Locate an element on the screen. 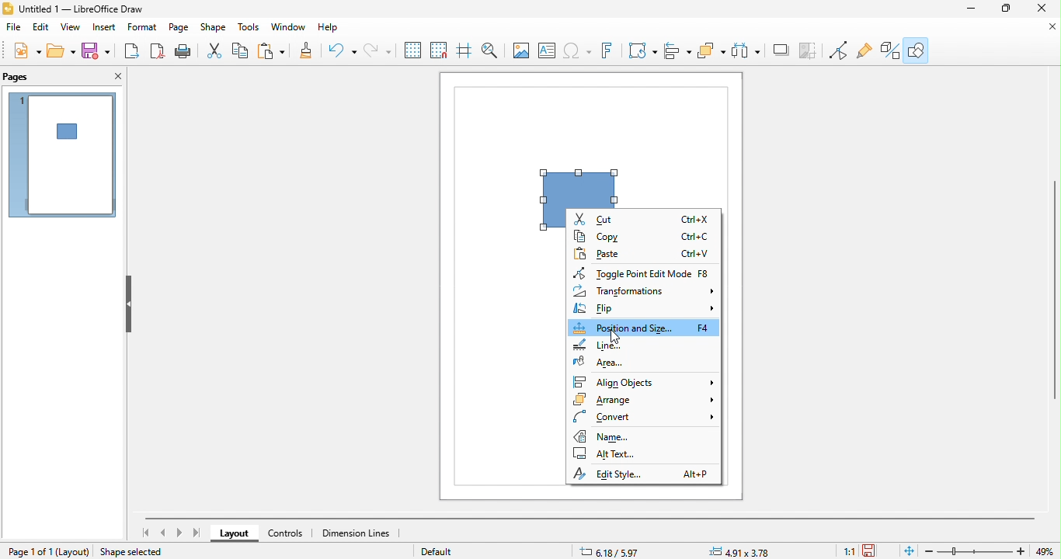 The width and height of the screenshot is (1061, 559). page is located at coordinates (179, 30).